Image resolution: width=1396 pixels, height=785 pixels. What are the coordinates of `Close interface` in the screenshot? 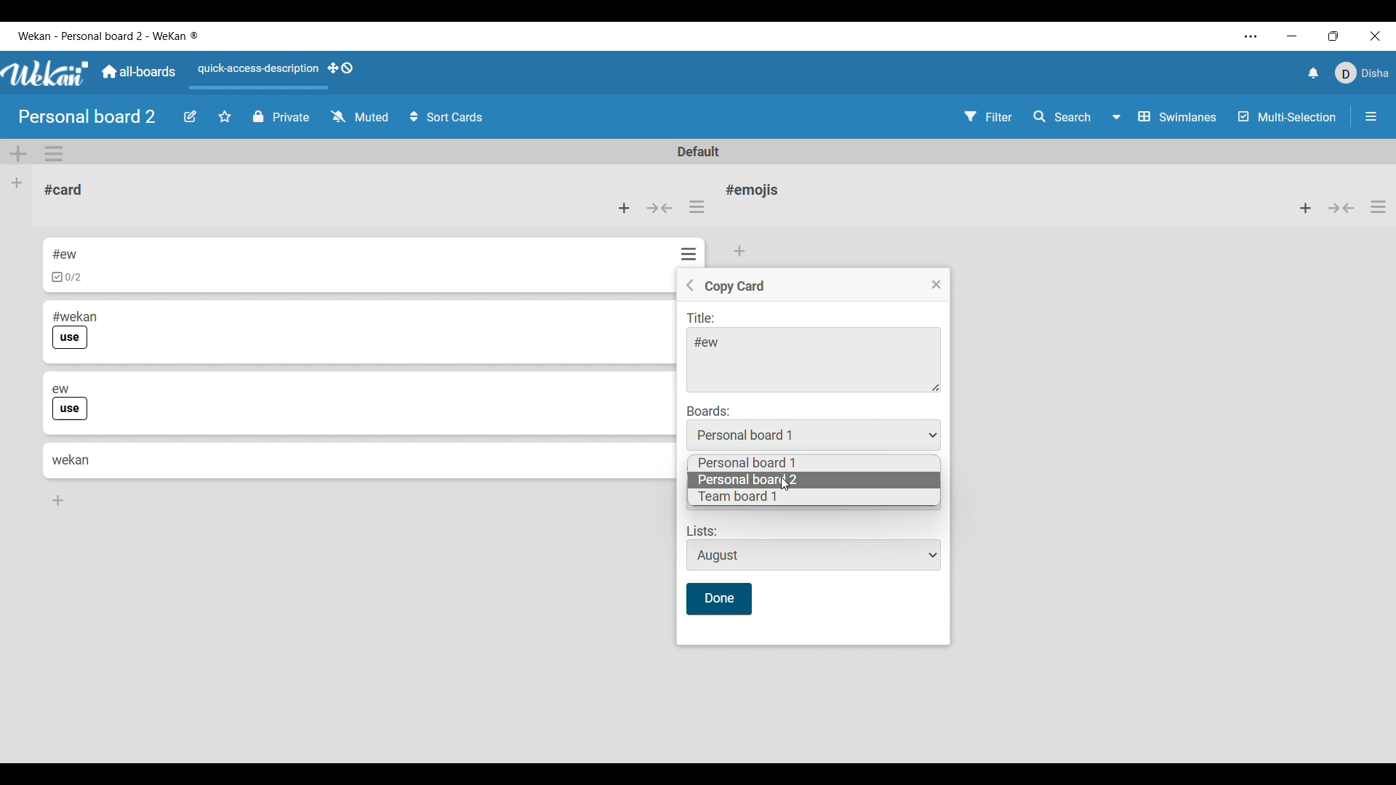 It's located at (1376, 36).